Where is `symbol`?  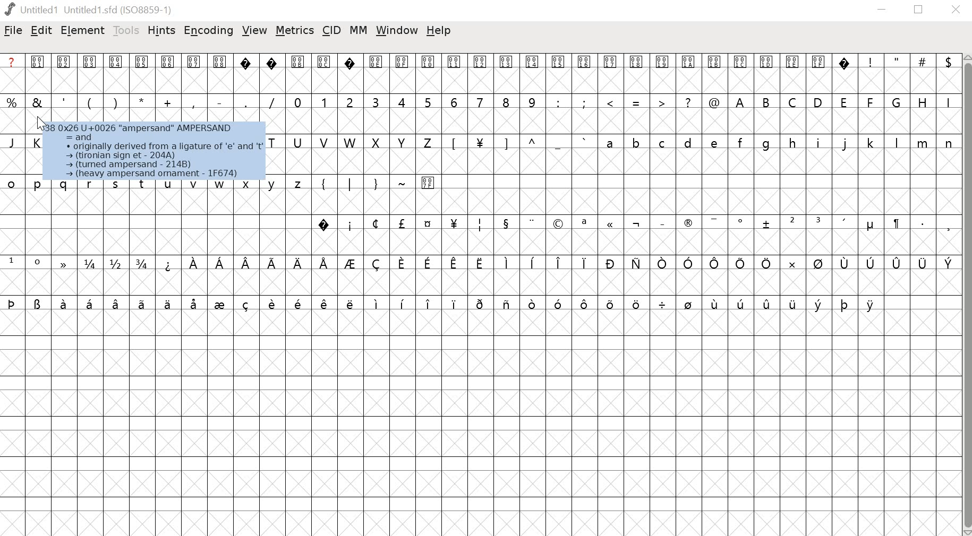 symbol is located at coordinates (65, 263).